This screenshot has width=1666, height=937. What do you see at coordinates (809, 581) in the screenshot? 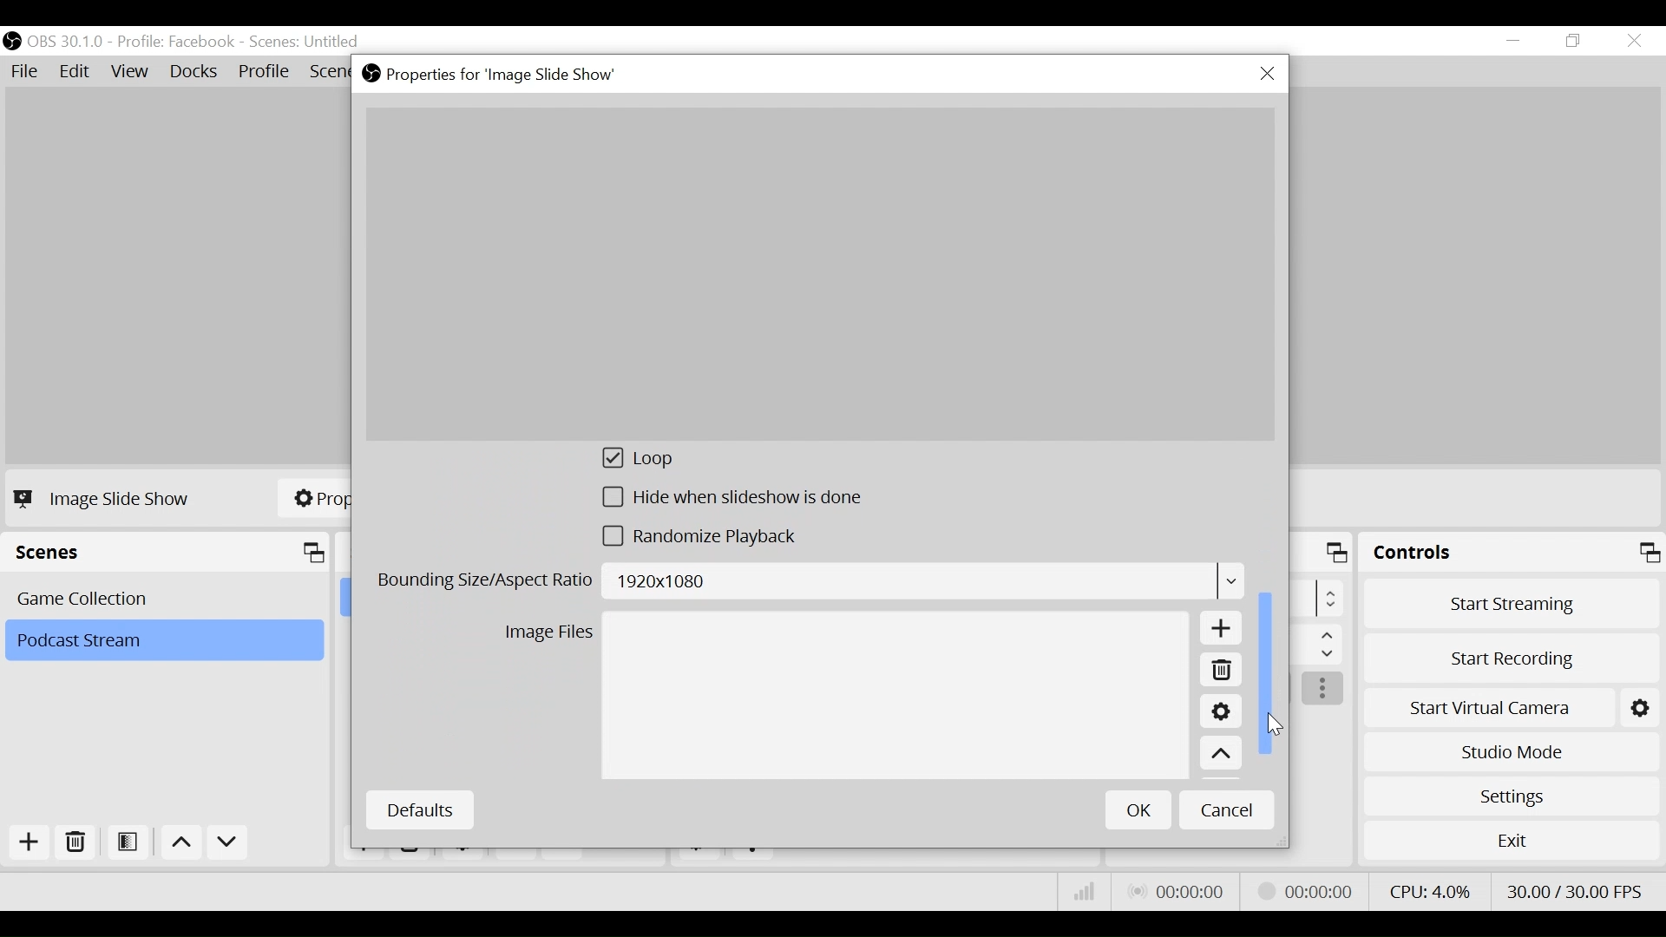
I see `Bounding Size` at bounding box center [809, 581].